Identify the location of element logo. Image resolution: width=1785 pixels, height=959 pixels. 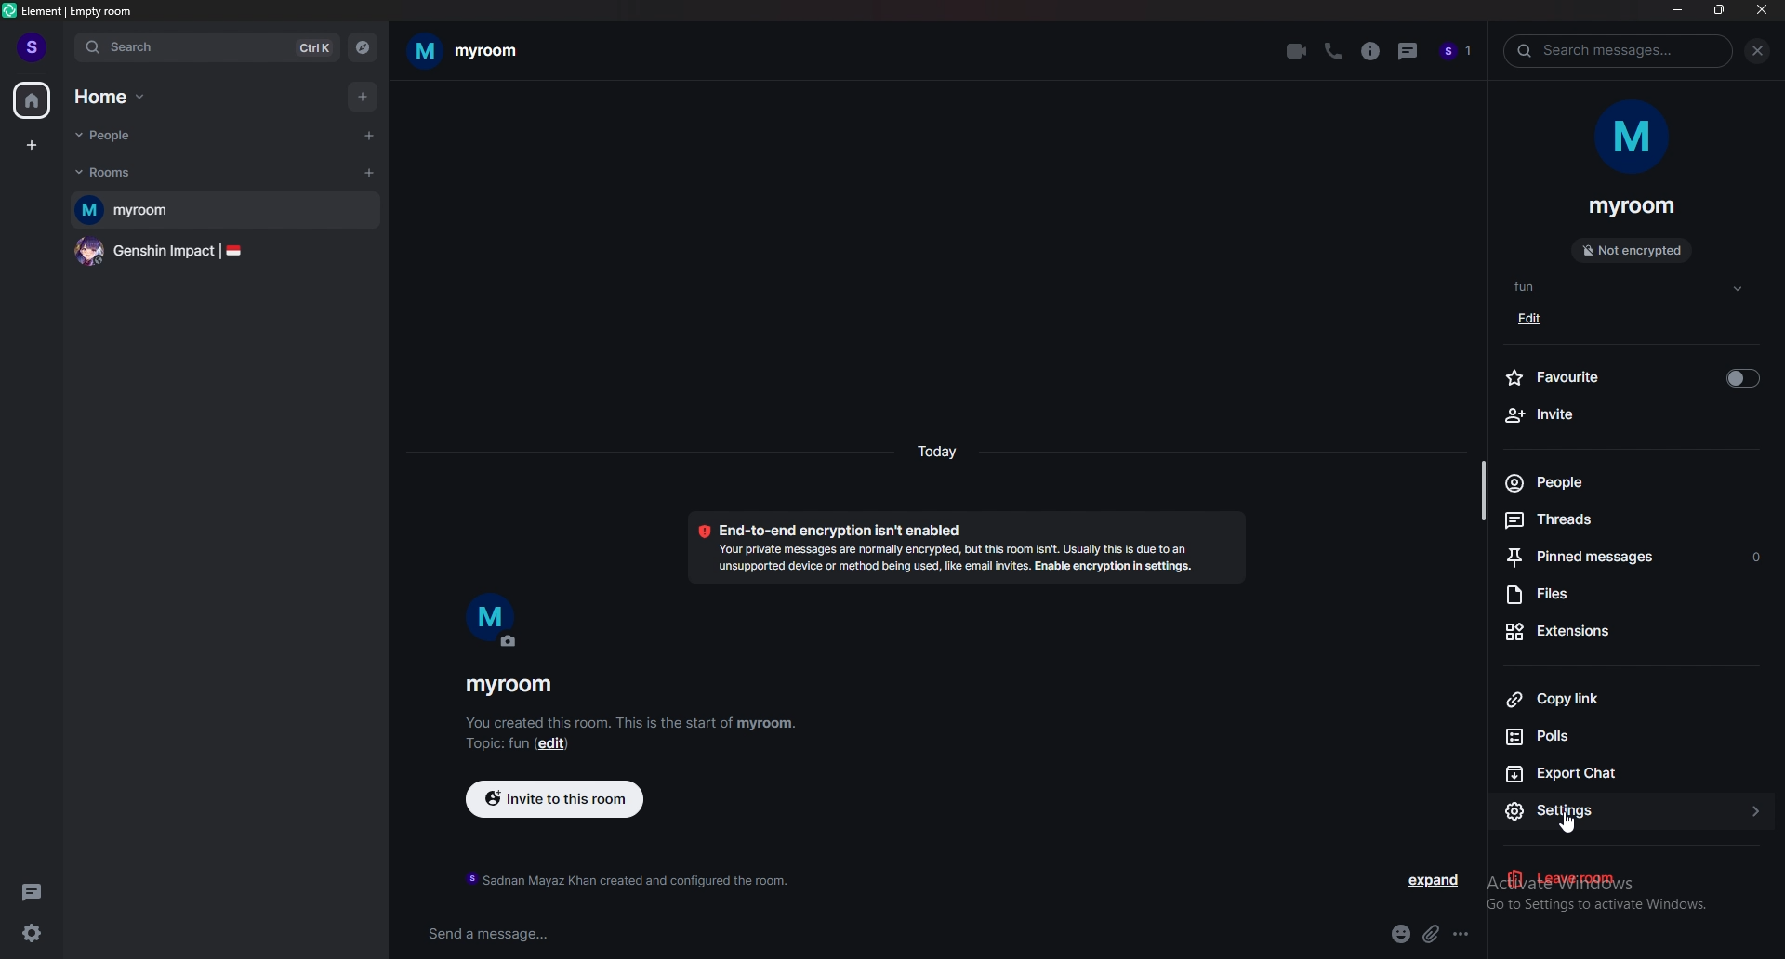
(11, 11).